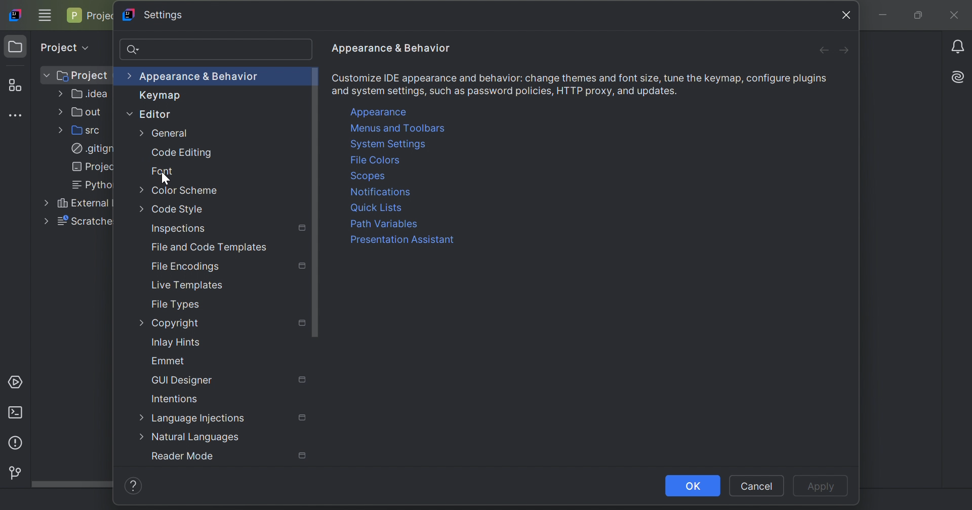  What do you see at coordinates (136, 486) in the screenshot?
I see `Help/info icon` at bounding box center [136, 486].